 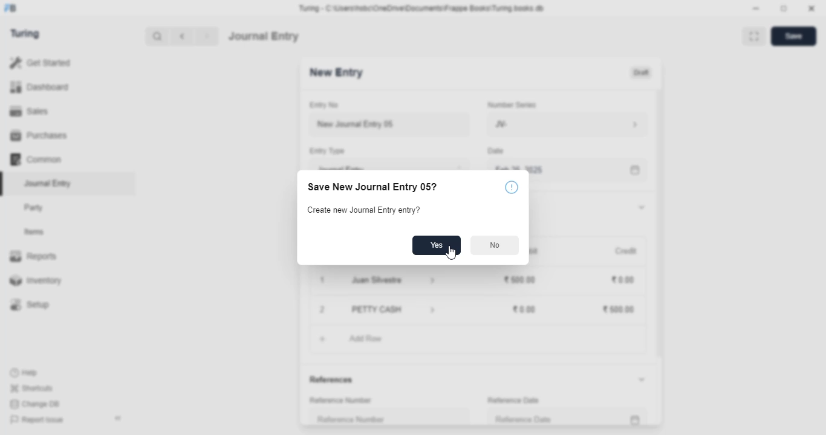 What do you see at coordinates (183, 36) in the screenshot?
I see `previous` at bounding box center [183, 36].